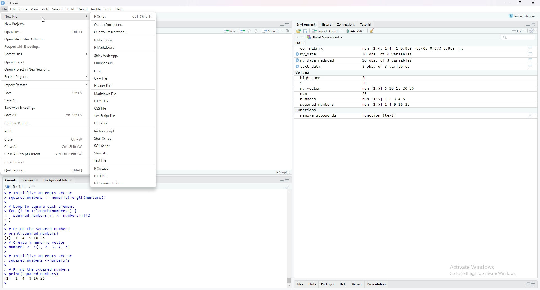 Image resolution: width=540 pixels, height=290 pixels. I want to click on Scrollbar down, so click(289, 286).